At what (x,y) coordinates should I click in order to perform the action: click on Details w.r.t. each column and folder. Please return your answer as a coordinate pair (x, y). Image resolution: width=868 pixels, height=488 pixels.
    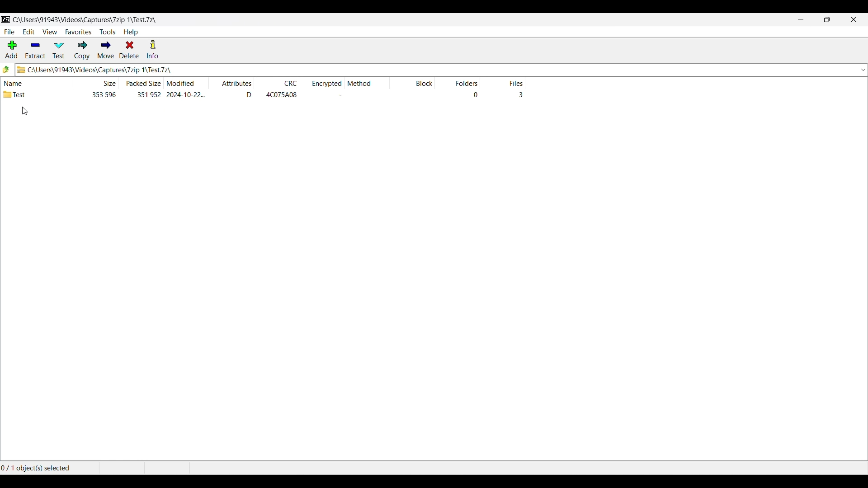
    Looking at the image, I should click on (309, 94).